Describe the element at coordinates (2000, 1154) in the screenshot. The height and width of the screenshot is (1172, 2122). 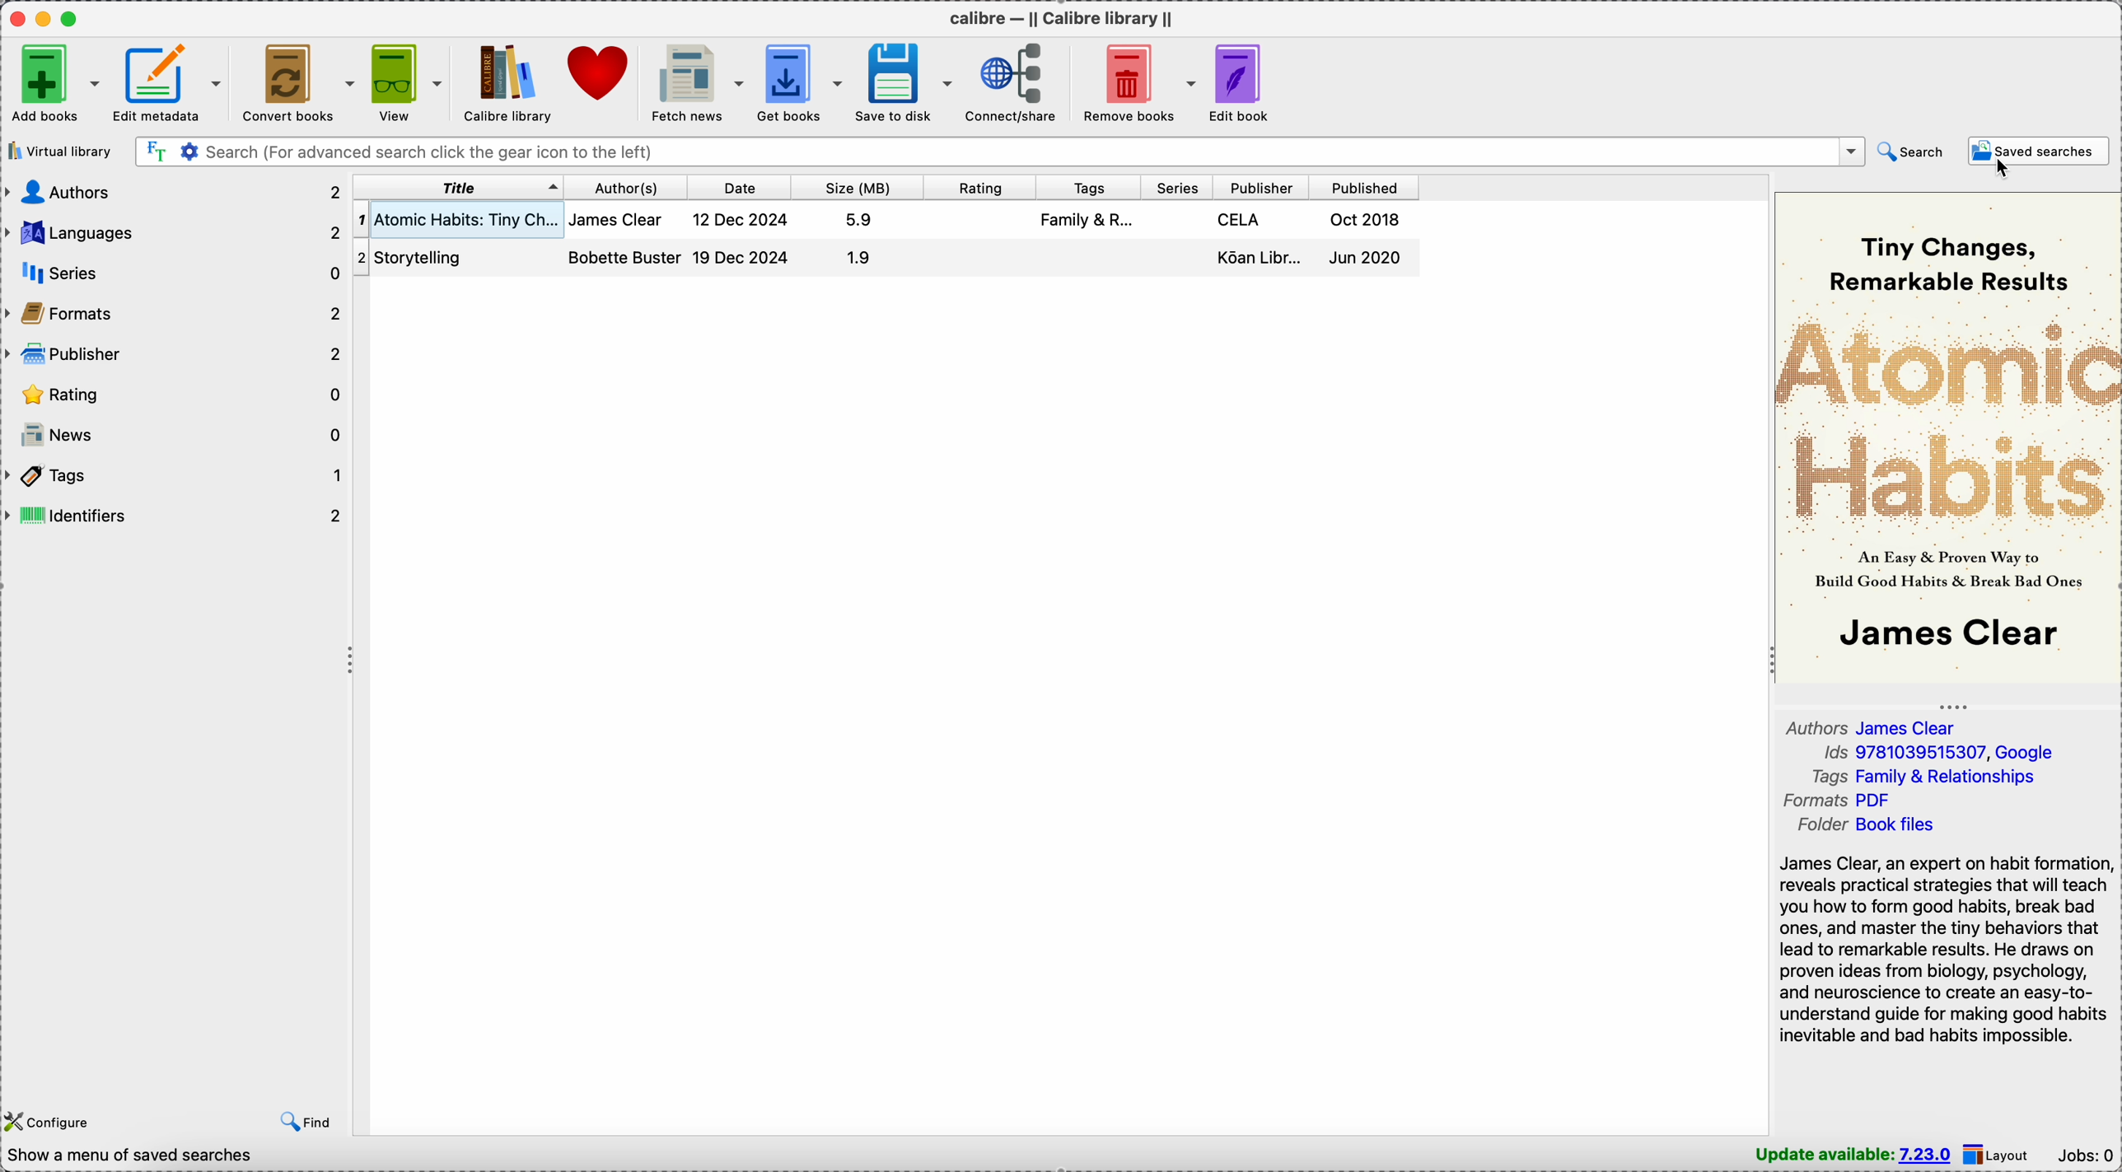
I see `layout` at that location.